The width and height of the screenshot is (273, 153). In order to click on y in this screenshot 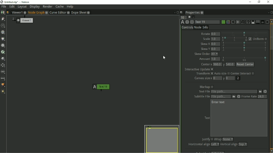, I will do `click(223, 78)`.